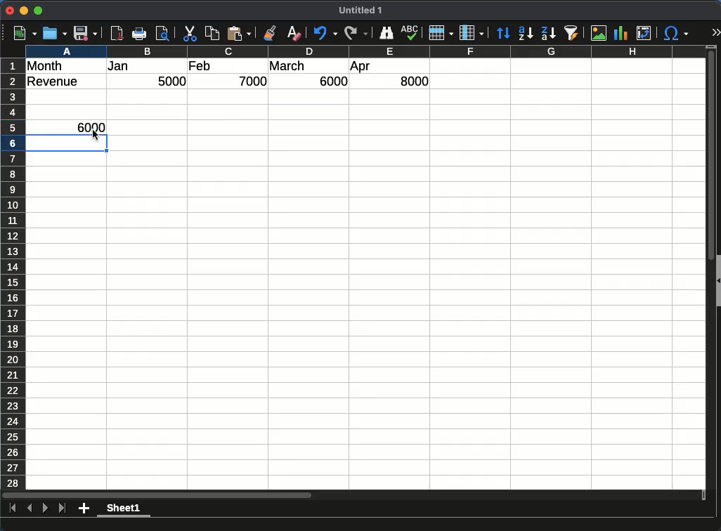 The image size is (721, 531). What do you see at coordinates (598, 33) in the screenshot?
I see `image` at bounding box center [598, 33].